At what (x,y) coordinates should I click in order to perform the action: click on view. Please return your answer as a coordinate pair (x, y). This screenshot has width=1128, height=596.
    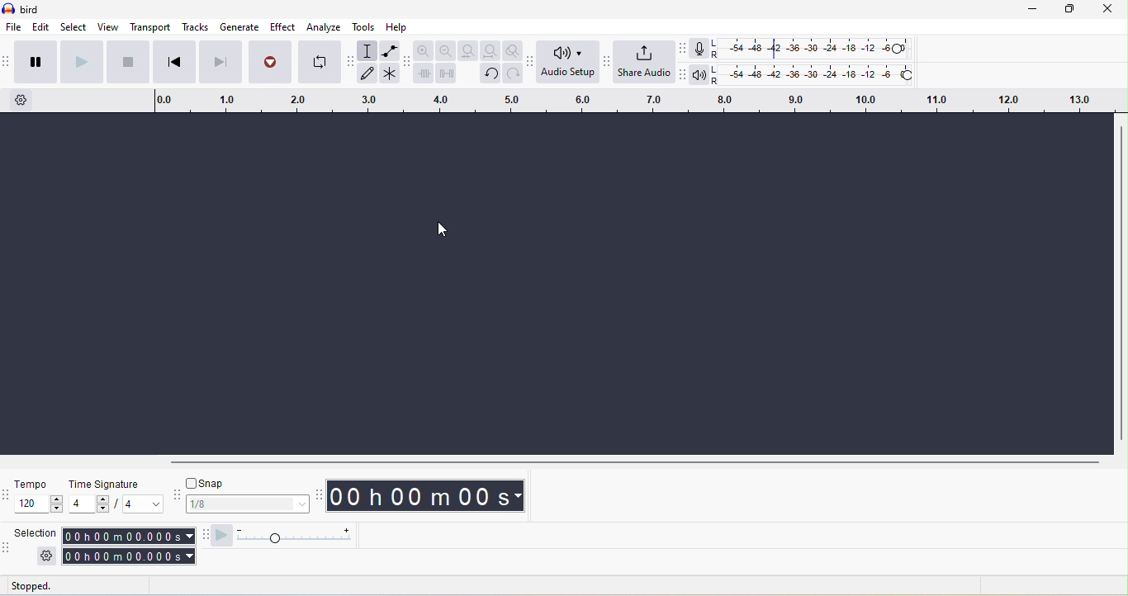
    Looking at the image, I should click on (111, 30).